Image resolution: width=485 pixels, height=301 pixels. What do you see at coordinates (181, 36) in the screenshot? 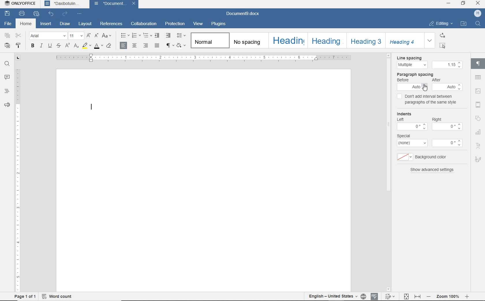
I see `paragraph line spacing` at bounding box center [181, 36].